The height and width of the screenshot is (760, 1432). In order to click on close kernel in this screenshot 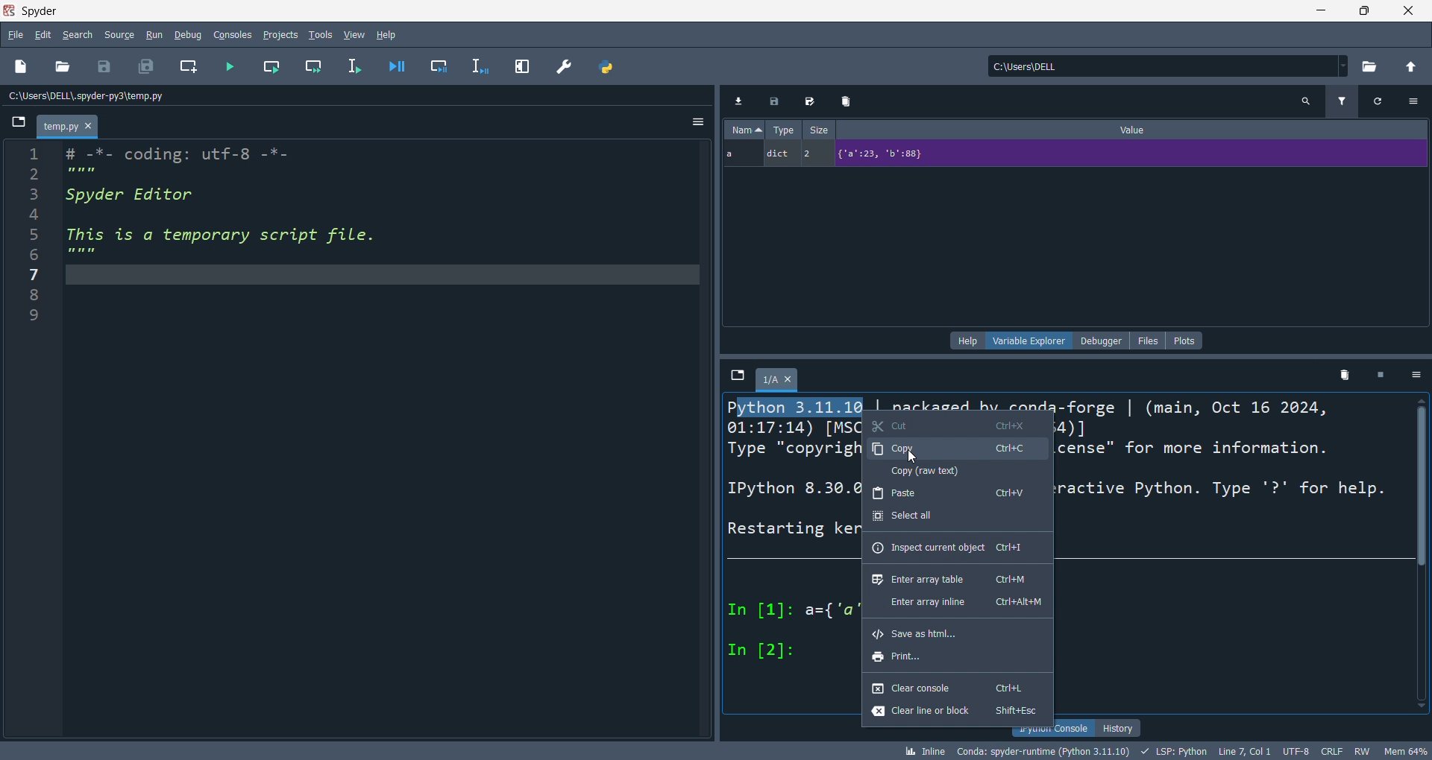, I will do `click(1384, 374)`.